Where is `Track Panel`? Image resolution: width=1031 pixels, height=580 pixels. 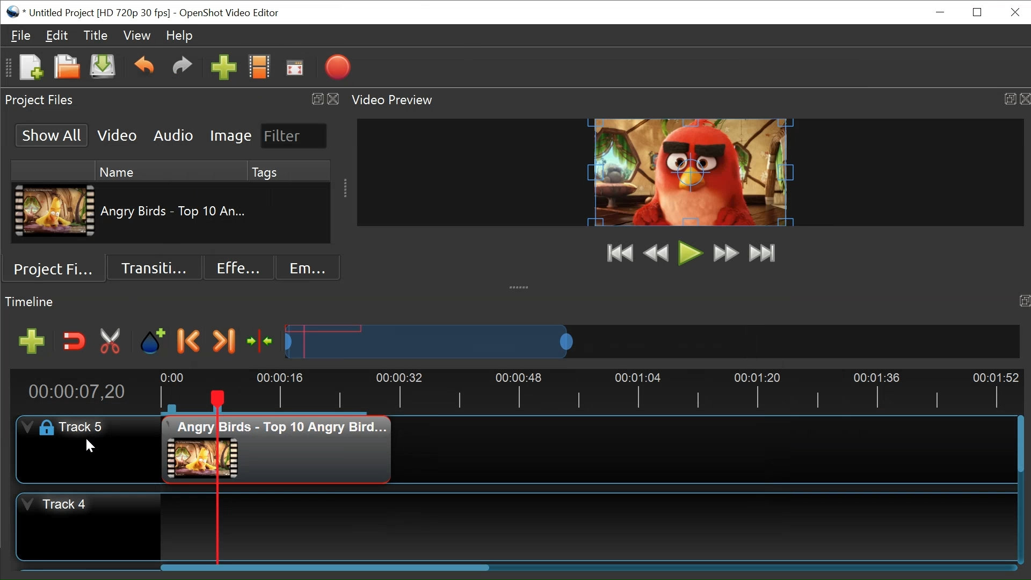 Track Panel is located at coordinates (580, 528).